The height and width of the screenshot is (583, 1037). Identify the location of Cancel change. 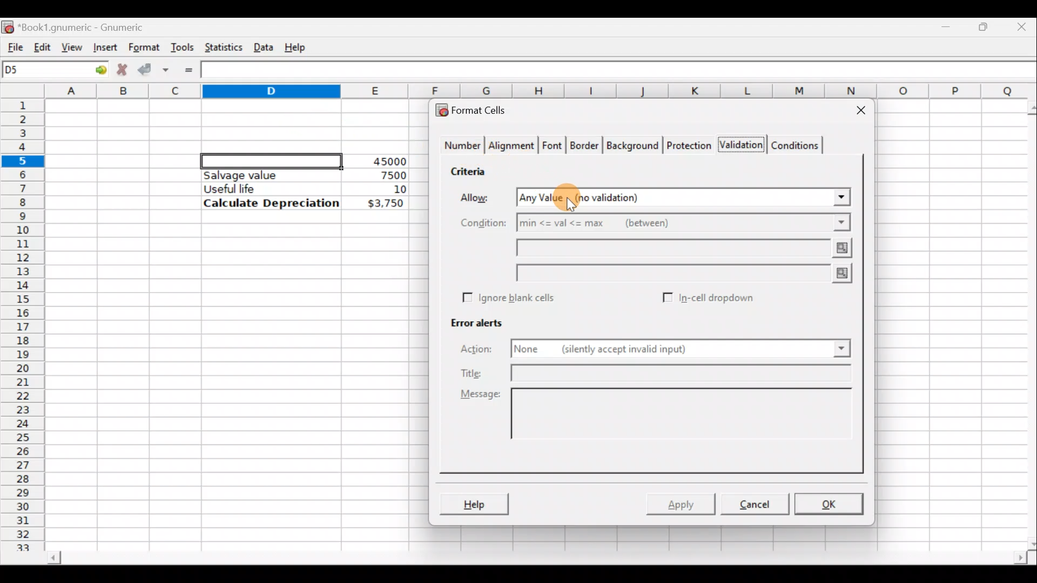
(121, 68).